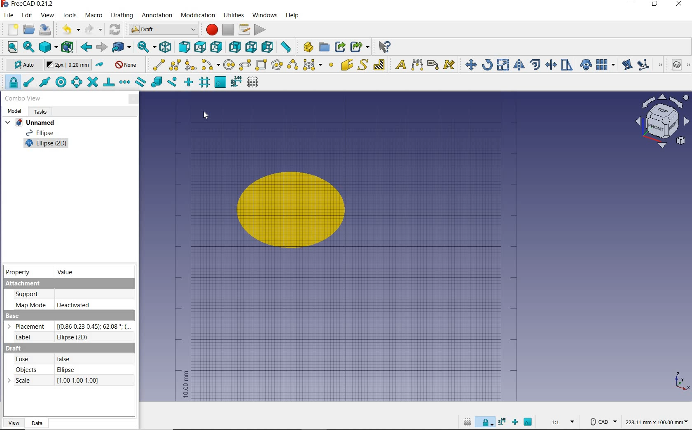  Describe the element at coordinates (28, 16) in the screenshot. I see `edit` at that location.